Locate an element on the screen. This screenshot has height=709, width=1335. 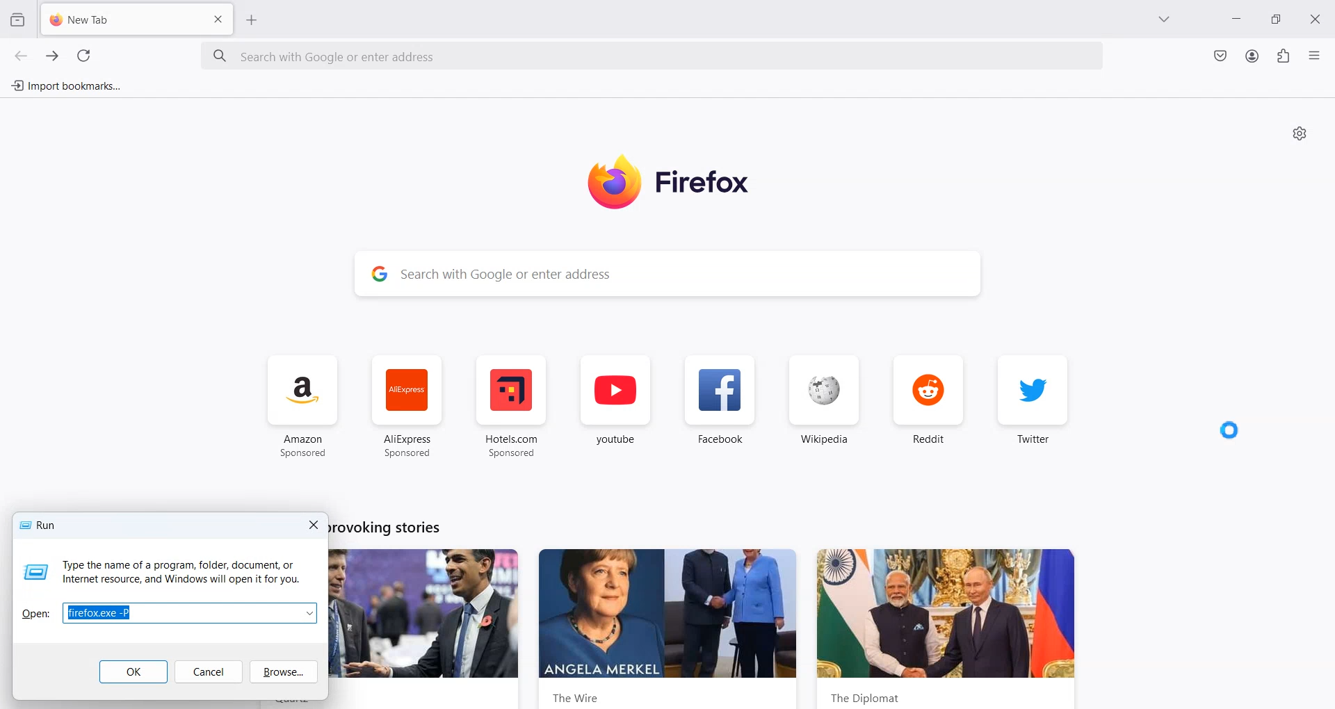
Wikipedia is located at coordinates (823, 406).